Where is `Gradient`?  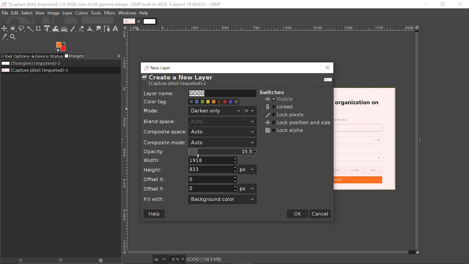
Gradient is located at coordinates (64, 29).